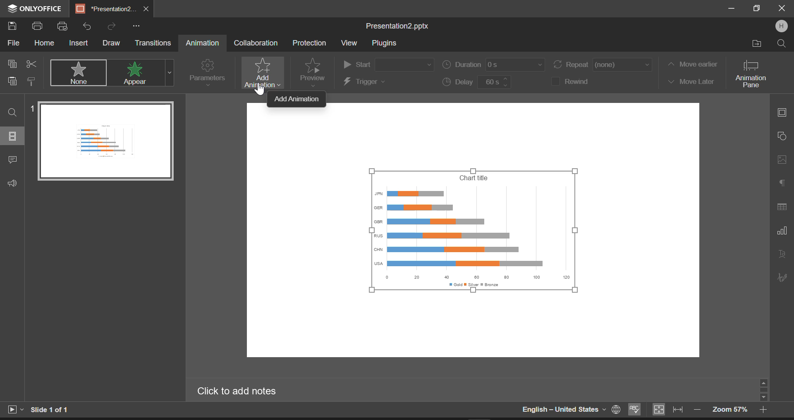 This screenshot has width=794, height=420. What do you see at coordinates (313, 72) in the screenshot?
I see `Preview` at bounding box center [313, 72].